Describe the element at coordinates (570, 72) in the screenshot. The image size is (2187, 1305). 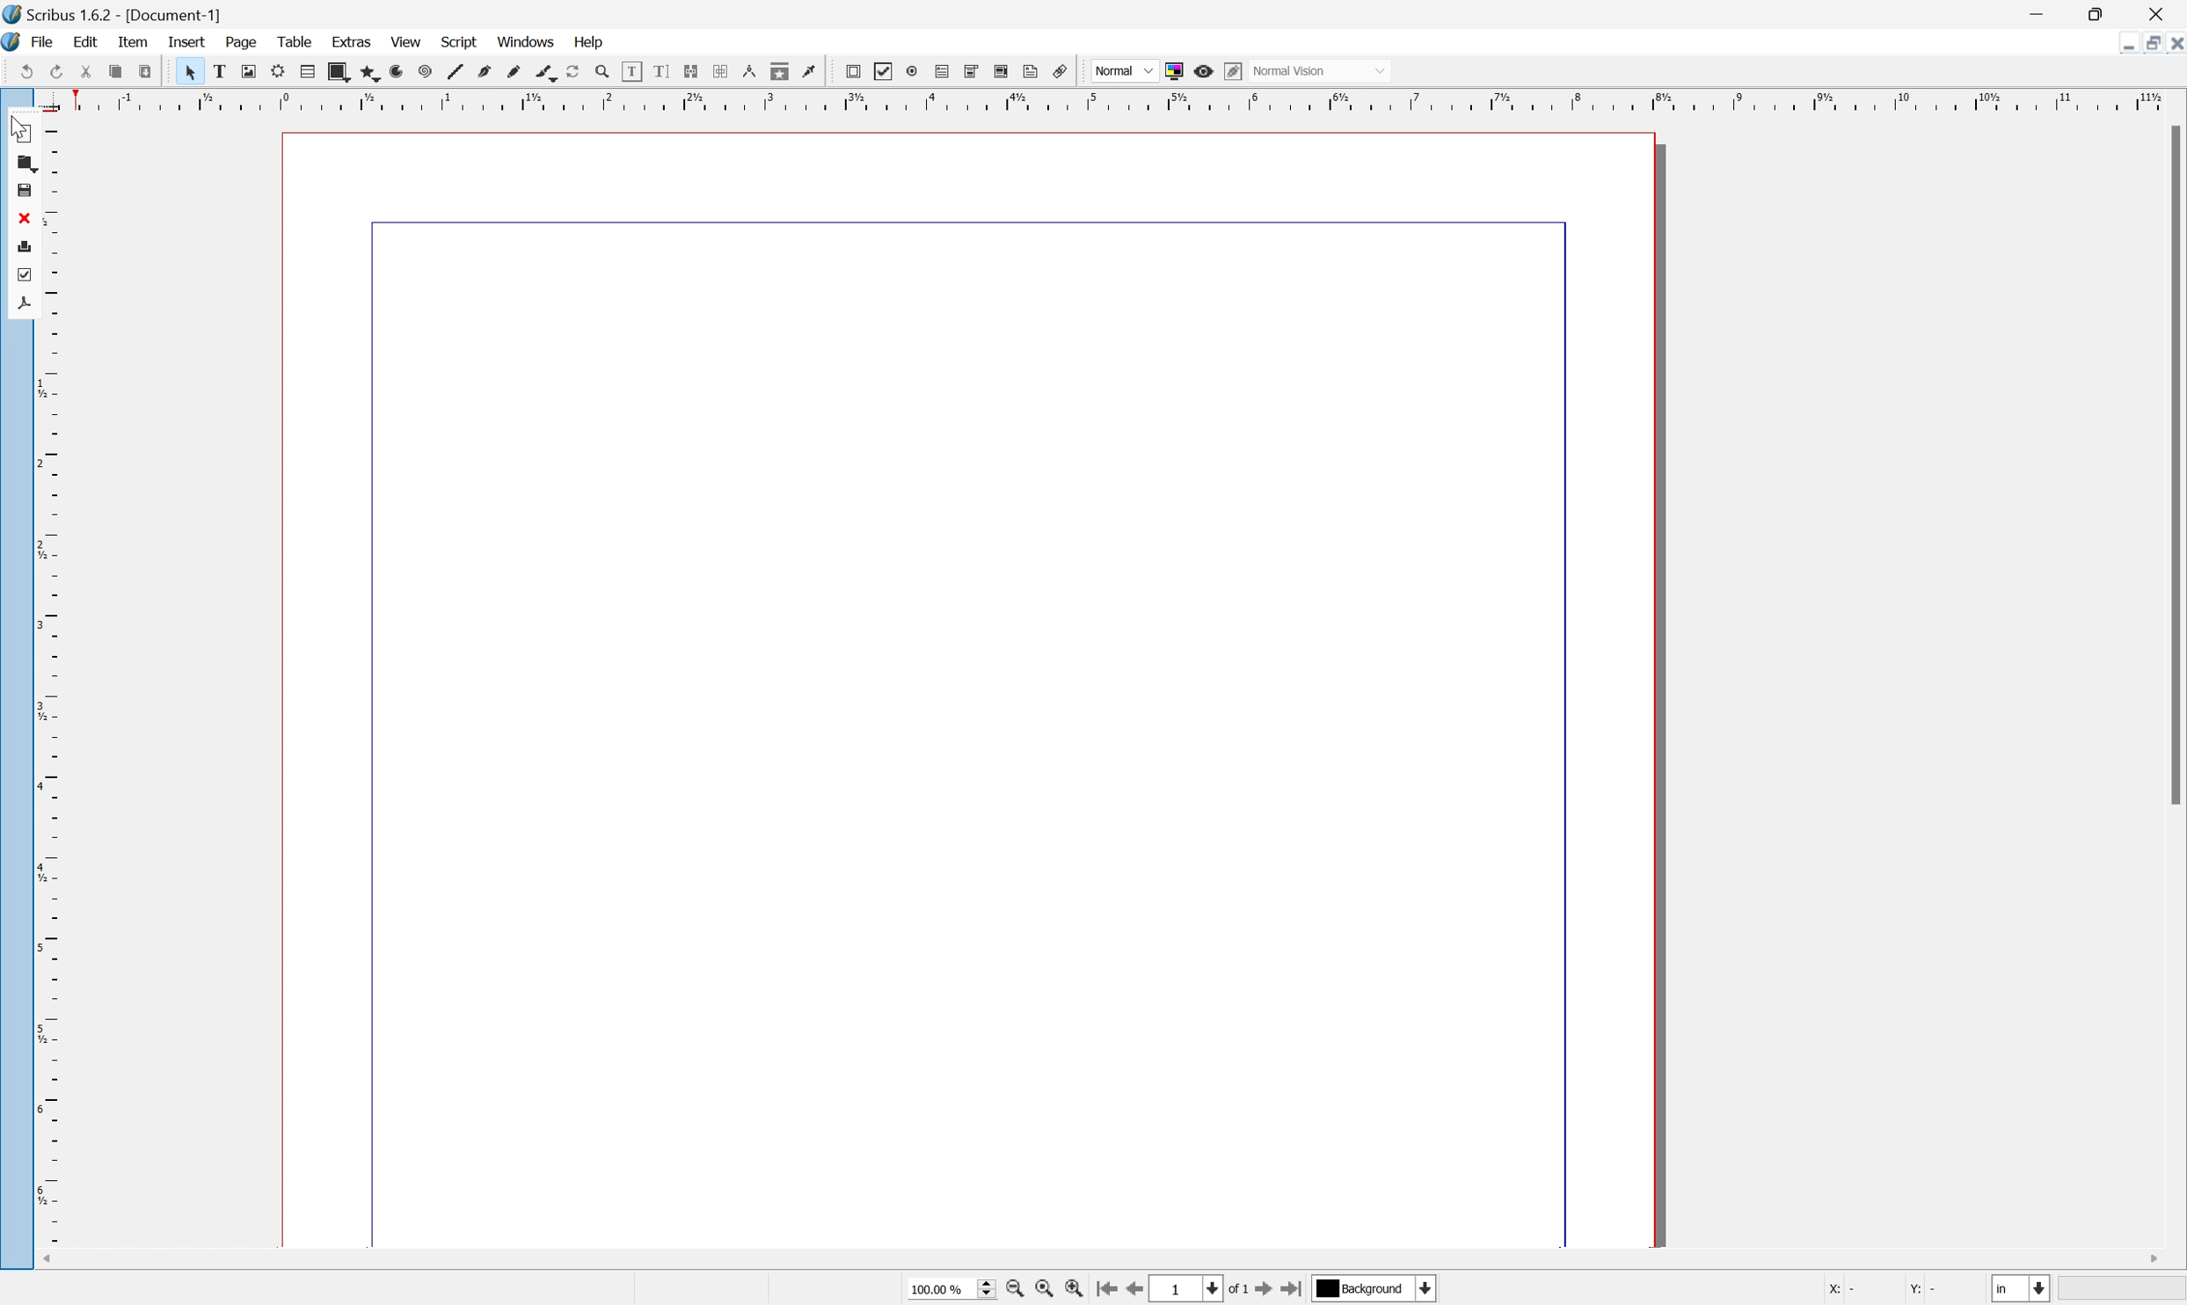
I see `polygon` at that location.